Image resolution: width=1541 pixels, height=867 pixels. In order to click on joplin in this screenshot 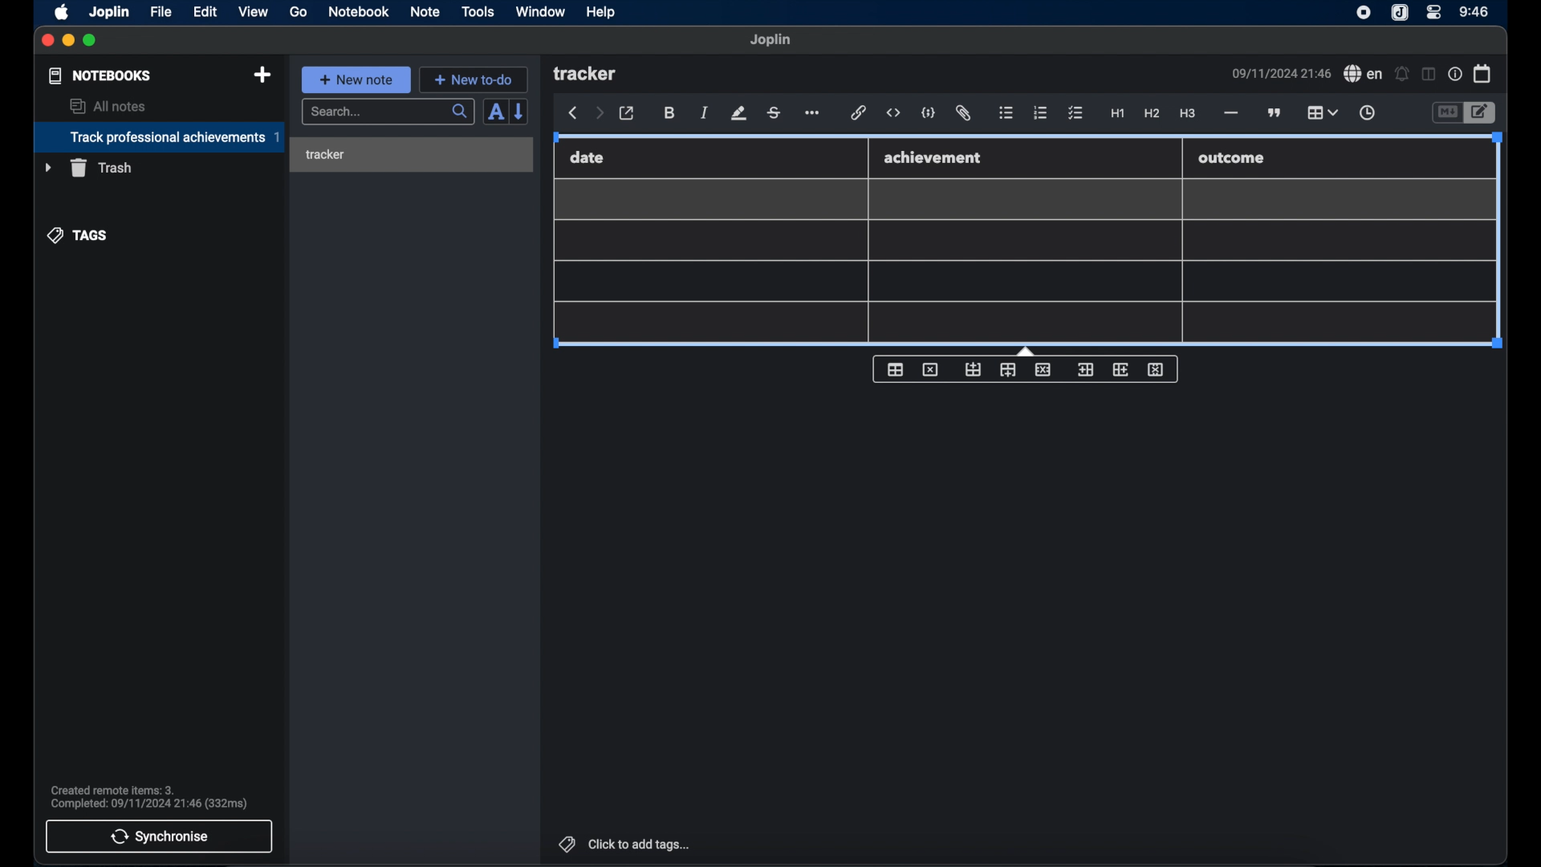, I will do `click(1400, 14)`.